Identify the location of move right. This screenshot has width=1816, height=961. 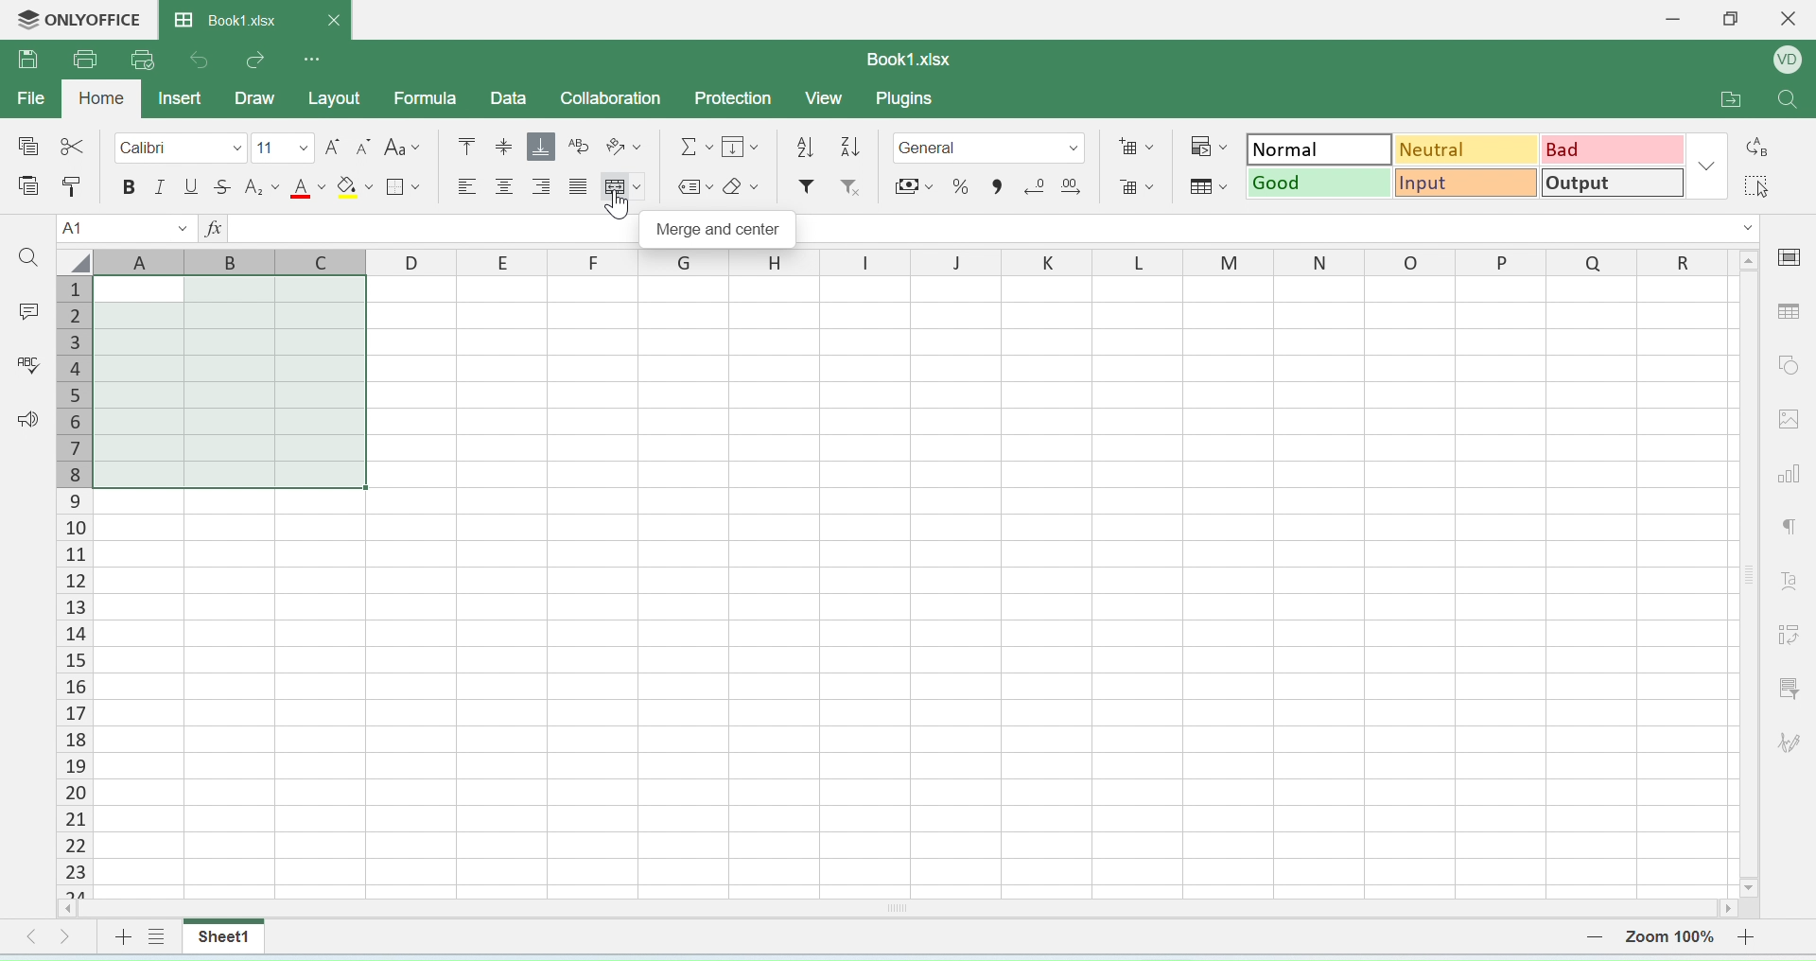
(66, 939).